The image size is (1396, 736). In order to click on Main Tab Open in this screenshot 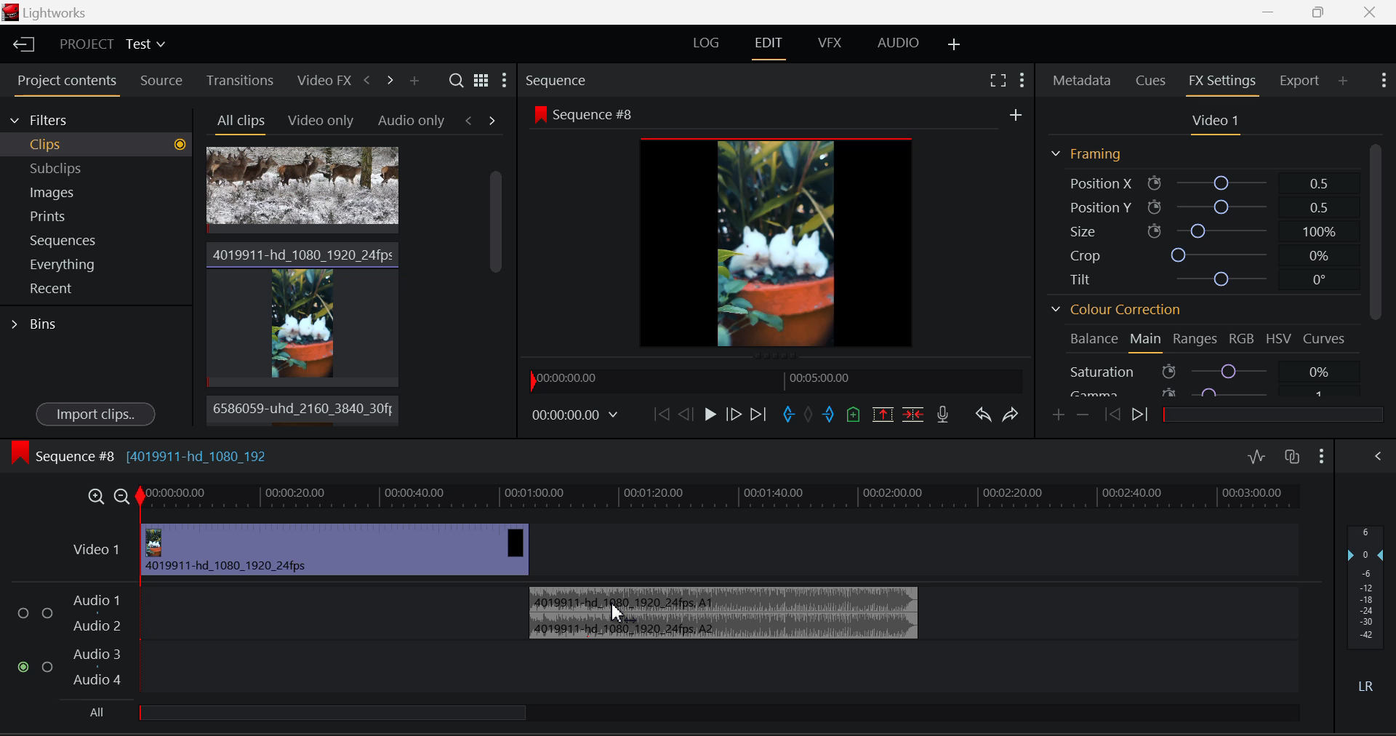, I will do `click(1147, 340)`.